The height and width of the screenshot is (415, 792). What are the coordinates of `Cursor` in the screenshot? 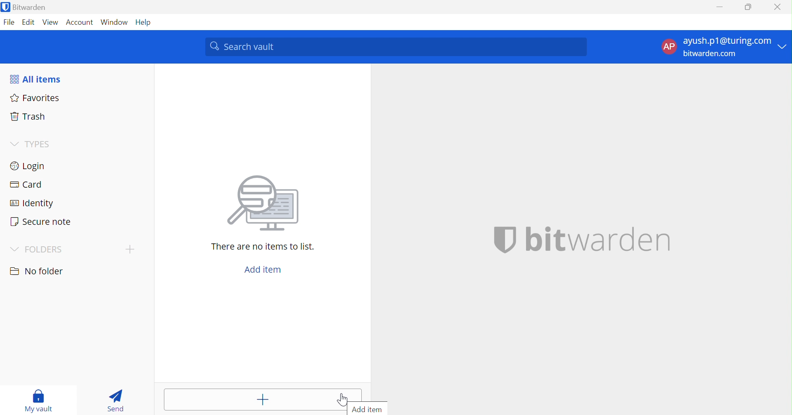 It's located at (341, 399).